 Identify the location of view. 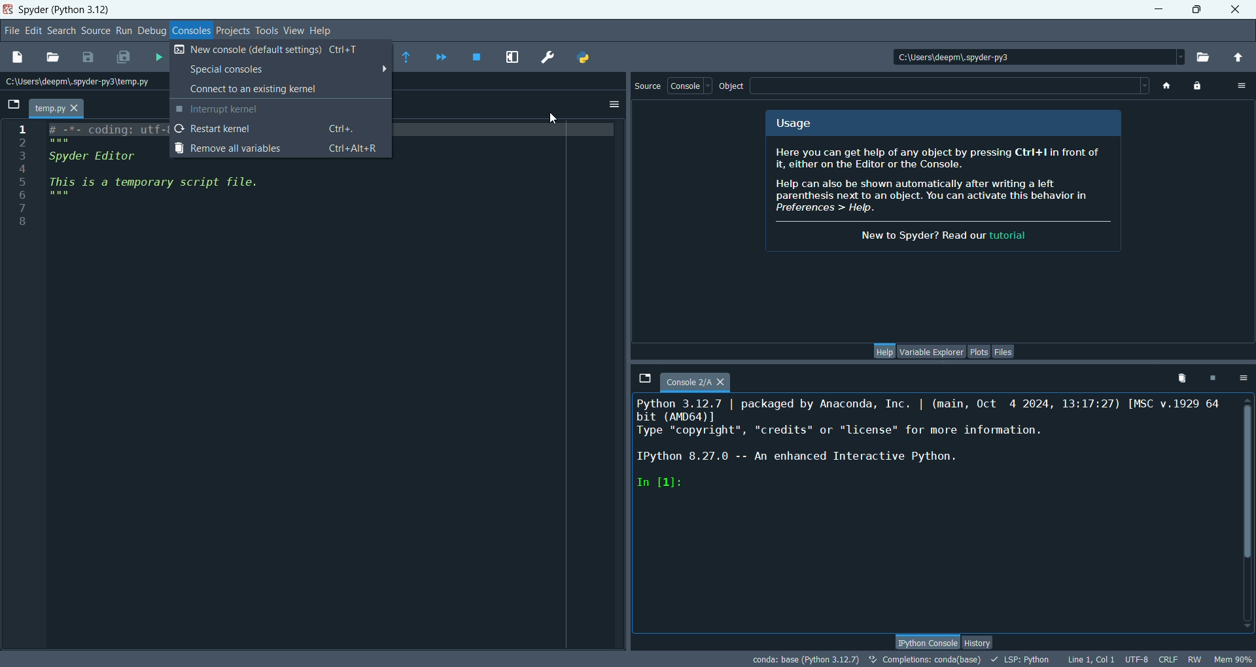
(295, 31).